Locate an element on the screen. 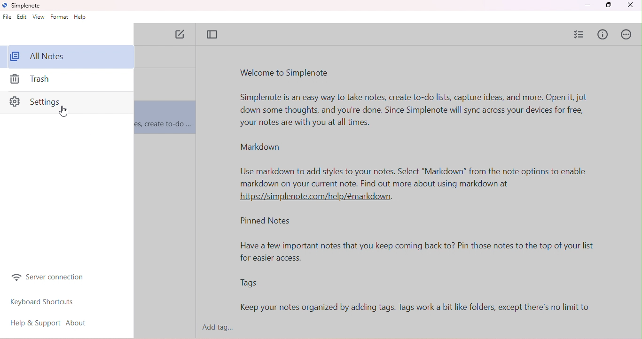  welcome to simplenote is located at coordinates (286, 73).